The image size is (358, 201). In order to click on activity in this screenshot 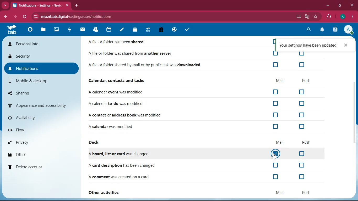, I will do `click(70, 30)`.